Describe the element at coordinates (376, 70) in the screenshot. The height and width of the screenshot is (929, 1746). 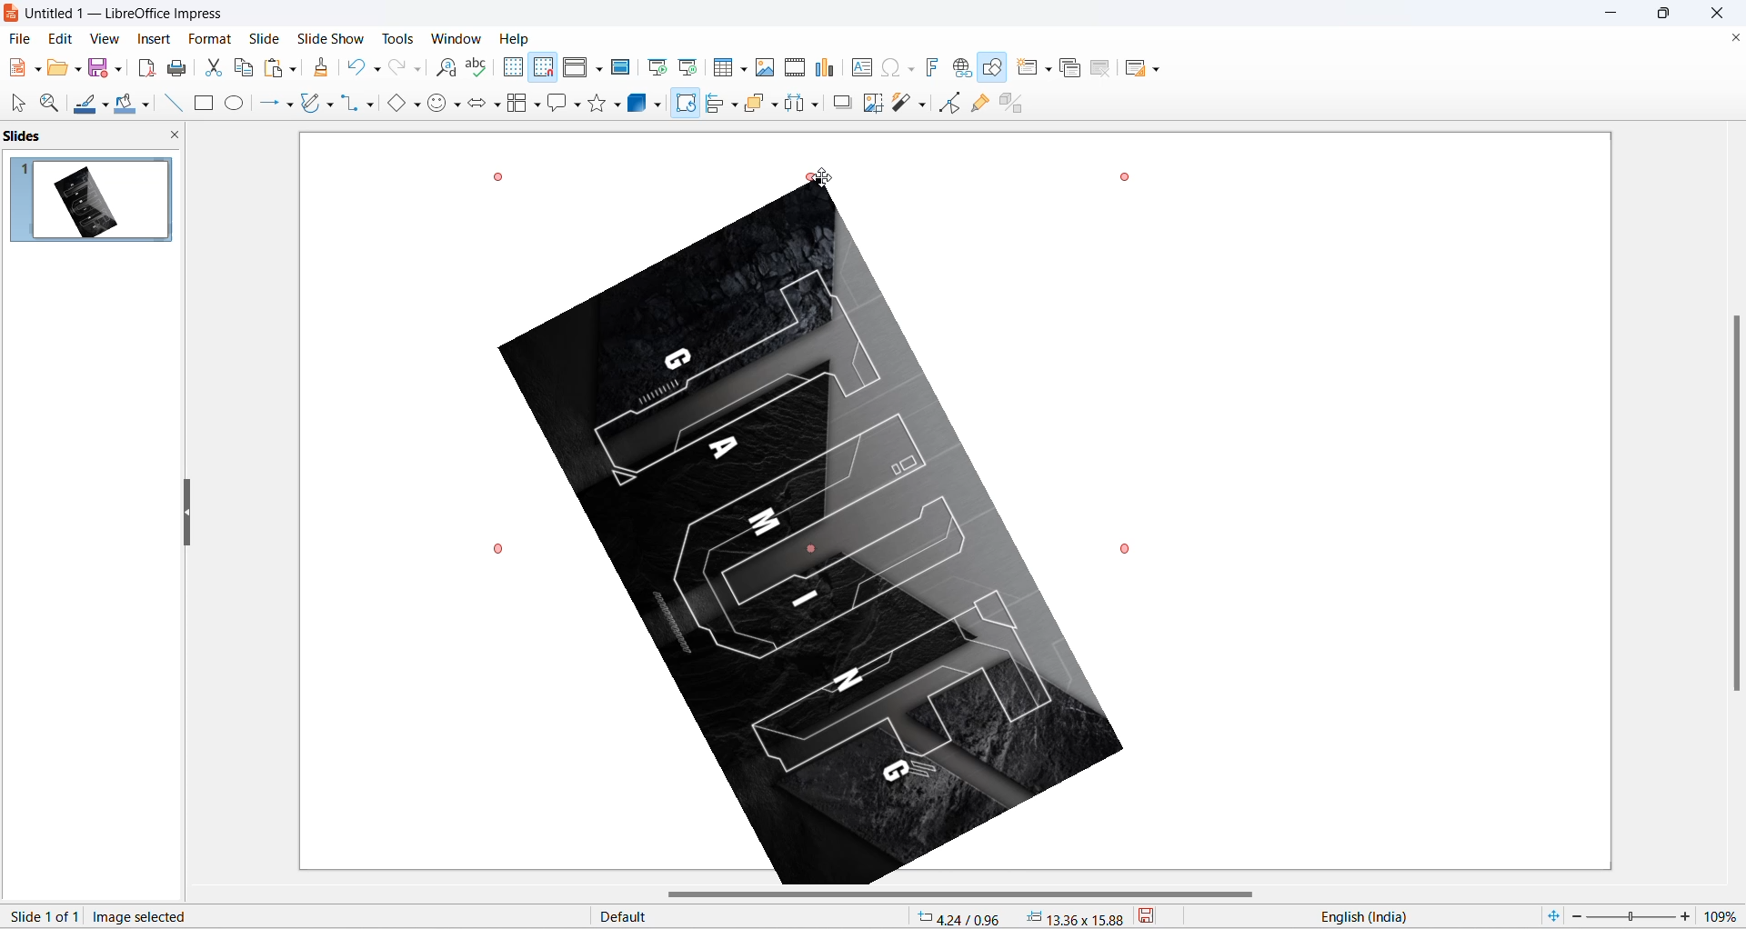
I see `undo options` at that location.